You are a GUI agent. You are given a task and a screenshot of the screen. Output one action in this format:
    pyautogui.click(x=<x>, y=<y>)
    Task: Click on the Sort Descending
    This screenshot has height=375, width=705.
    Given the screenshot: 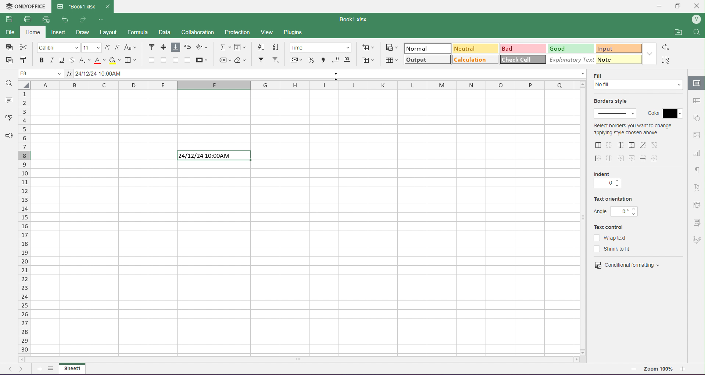 What is the action you would take?
    pyautogui.click(x=277, y=47)
    